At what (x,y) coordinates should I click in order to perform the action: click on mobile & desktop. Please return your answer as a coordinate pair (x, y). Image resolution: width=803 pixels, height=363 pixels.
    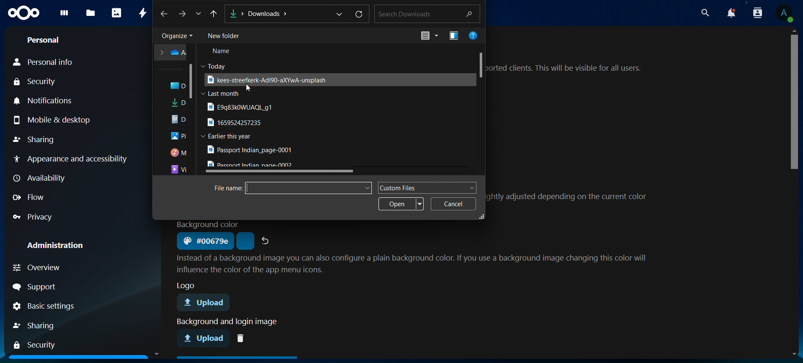
    Looking at the image, I should click on (64, 120).